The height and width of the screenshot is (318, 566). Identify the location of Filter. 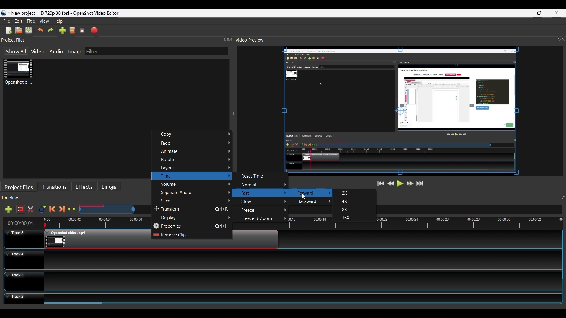
(92, 51).